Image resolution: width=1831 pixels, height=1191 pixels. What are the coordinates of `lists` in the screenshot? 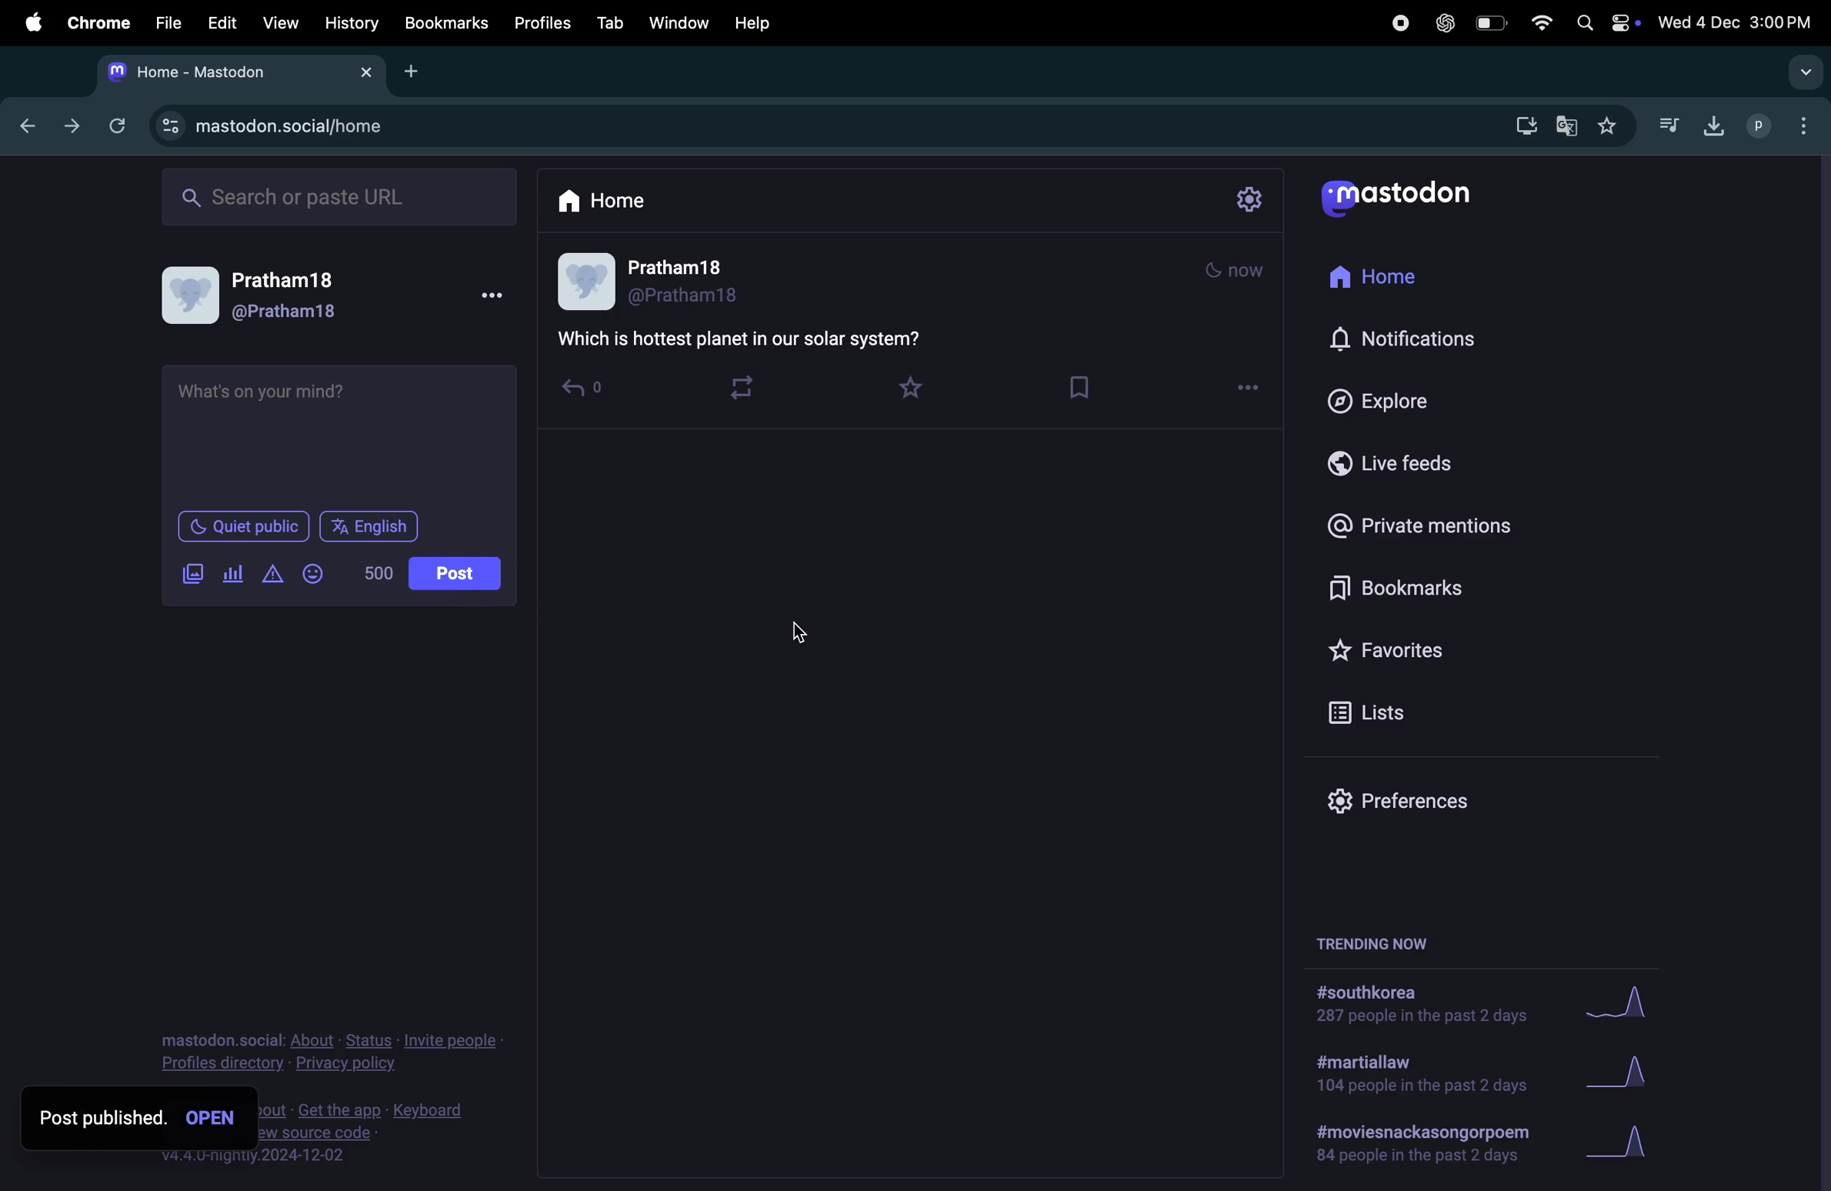 It's located at (1380, 709).